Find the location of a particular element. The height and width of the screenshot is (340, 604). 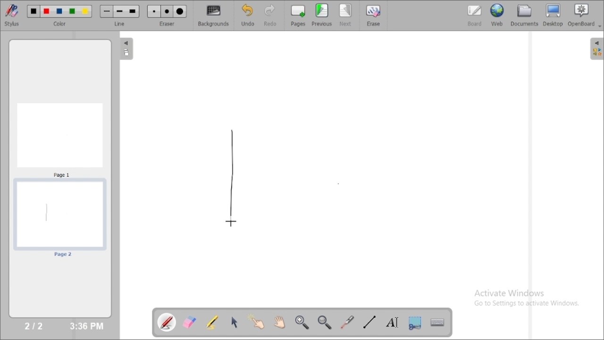

Activate Windows
Go to Settings to activate Windows. is located at coordinates (529, 299).